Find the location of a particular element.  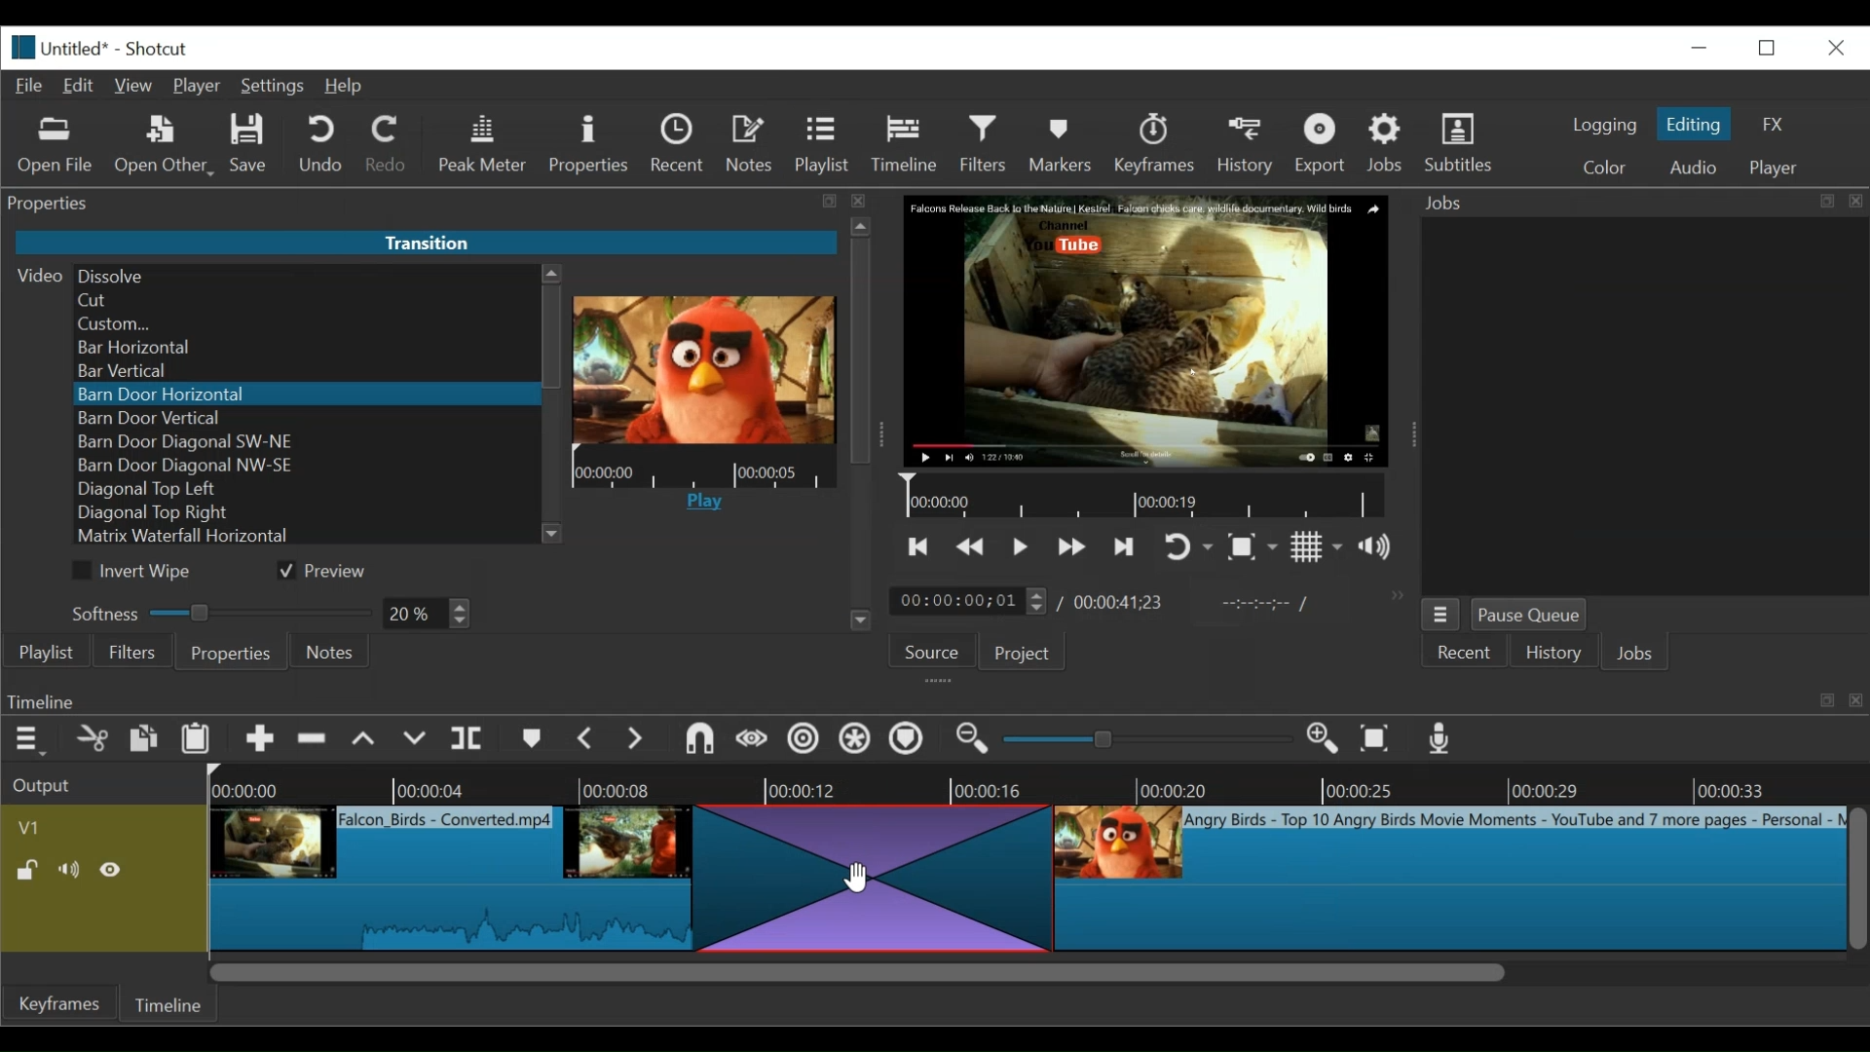

Recent is located at coordinates (681, 146).